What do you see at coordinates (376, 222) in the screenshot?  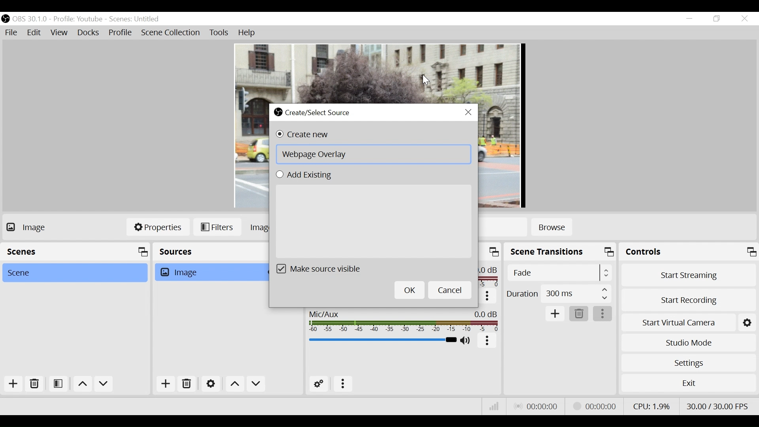 I see `Add Existing Field` at bounding box center [376, 222].